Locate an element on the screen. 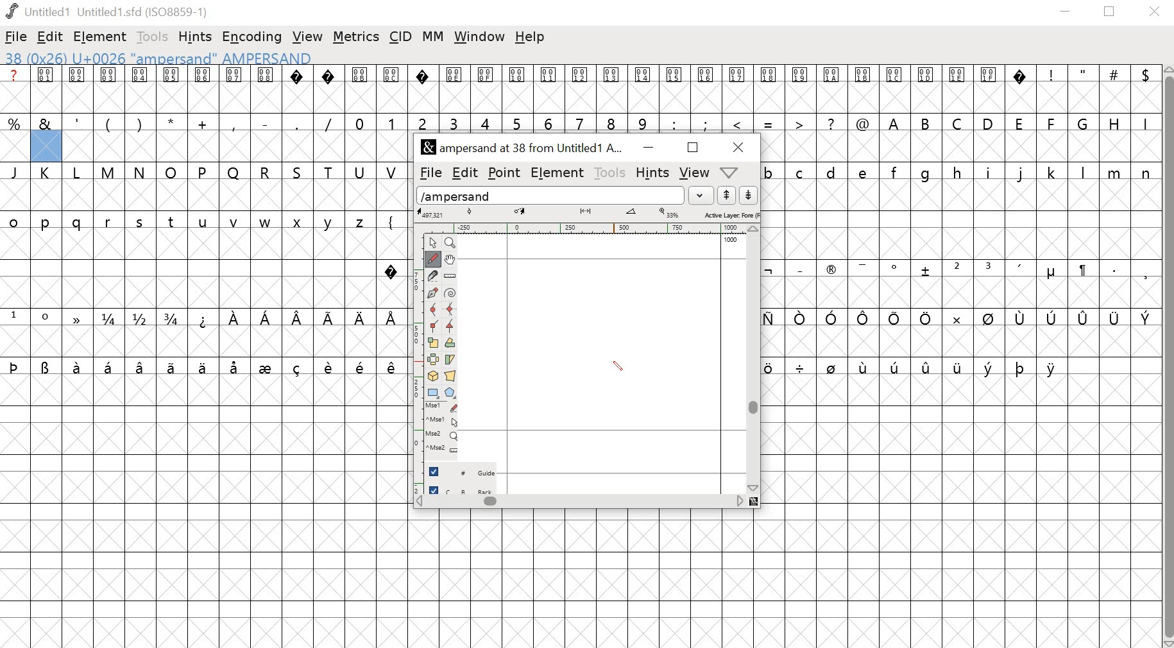  view is located at coordinates (695, 172).